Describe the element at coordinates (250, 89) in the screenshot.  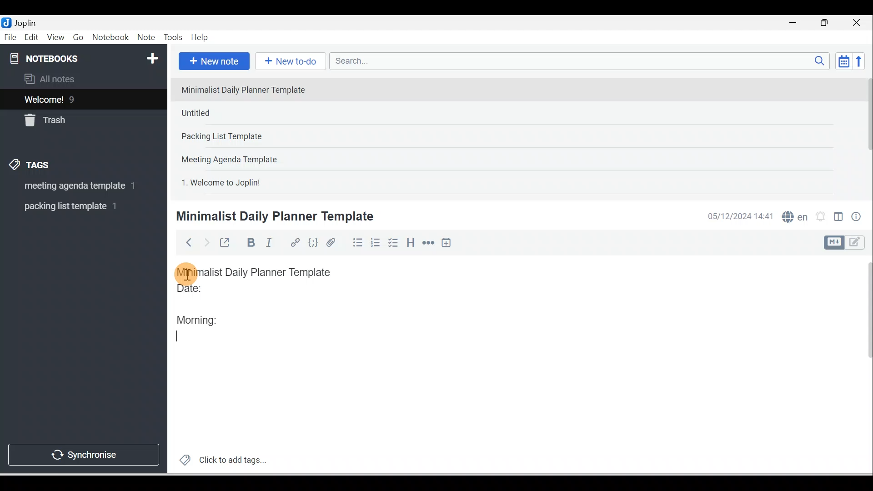
I see `Note 1` at that location.